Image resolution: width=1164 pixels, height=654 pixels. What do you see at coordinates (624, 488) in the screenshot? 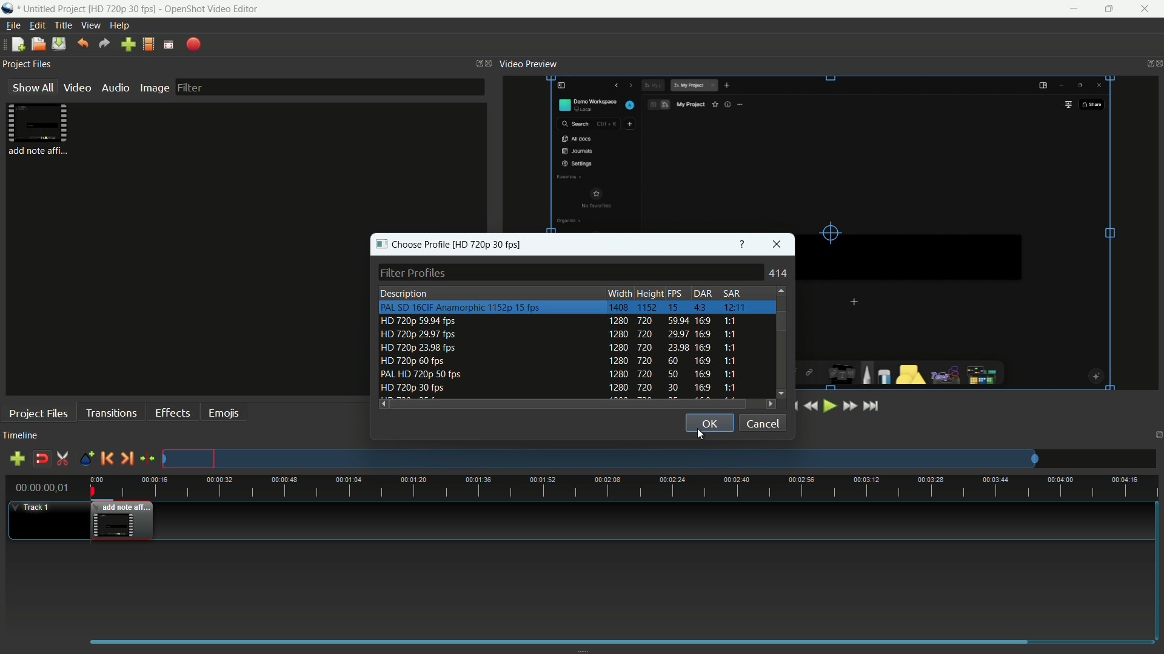
I see `time` at bounding box center [624, 488].